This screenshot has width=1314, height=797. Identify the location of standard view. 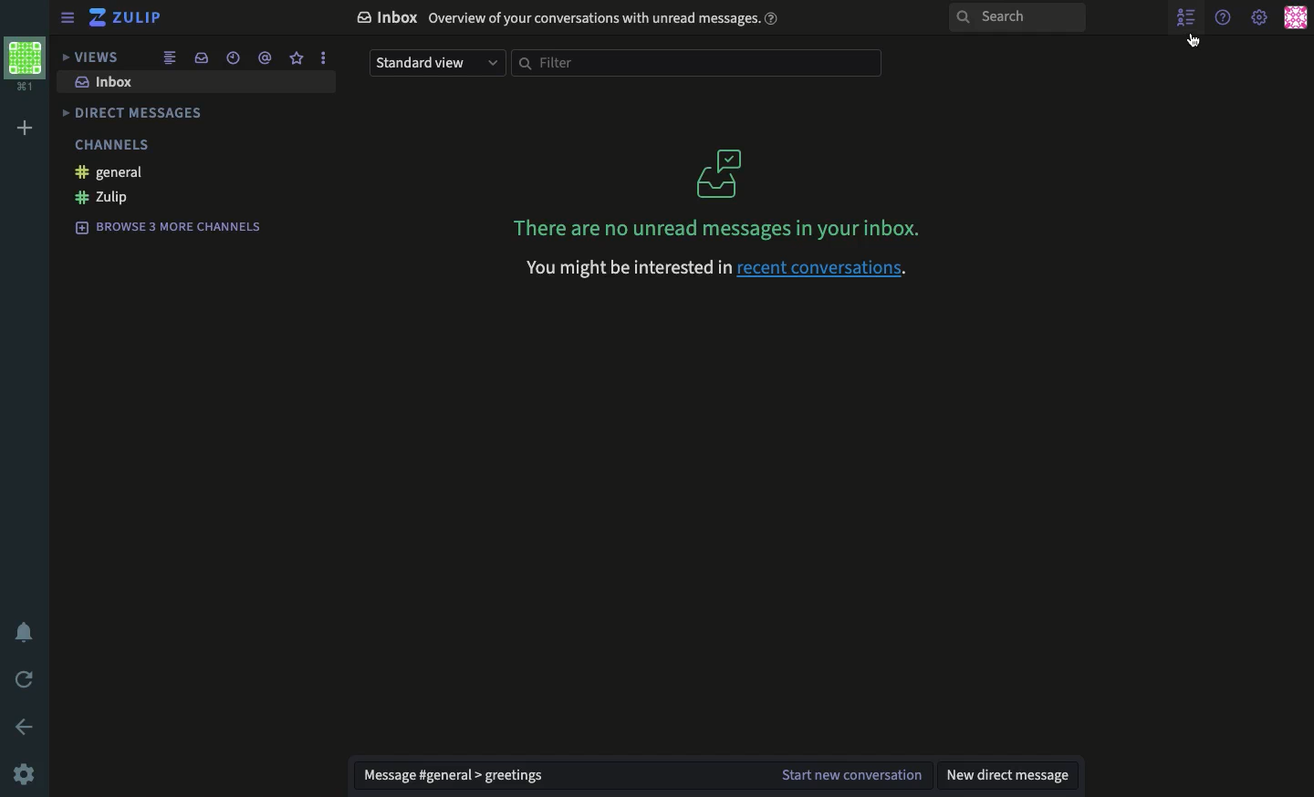
(436, 64).